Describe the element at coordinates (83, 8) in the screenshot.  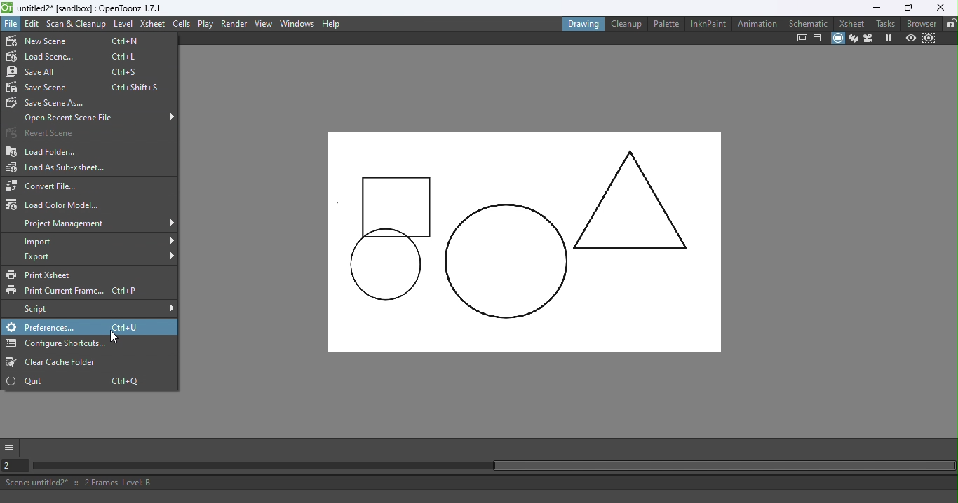
I see `untitled2* [sandbox] : OpenToonz 1.7.1` at that location.